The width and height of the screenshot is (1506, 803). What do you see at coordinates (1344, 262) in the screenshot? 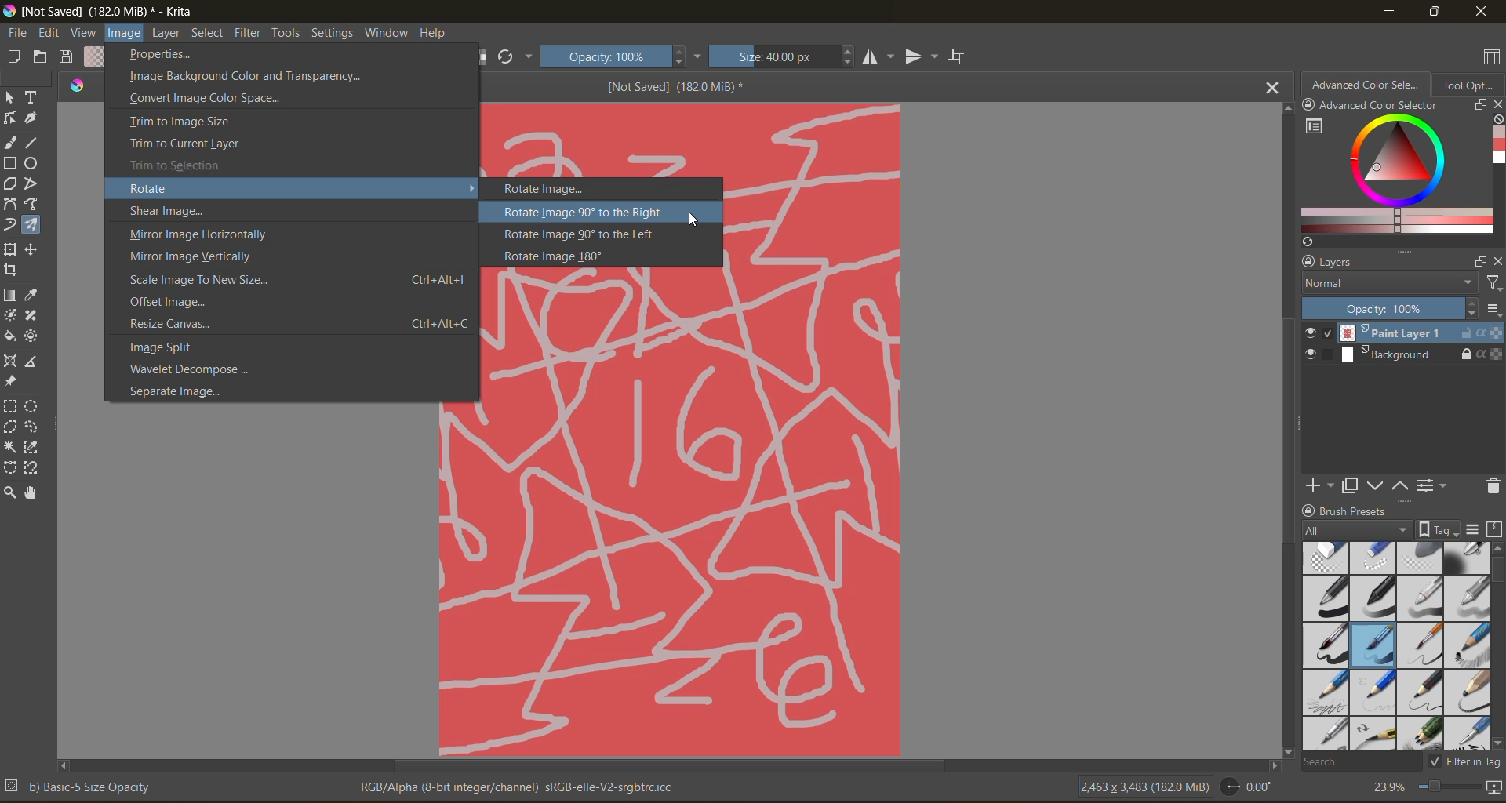
I see `Layers` at bounding box center [1344, 262].